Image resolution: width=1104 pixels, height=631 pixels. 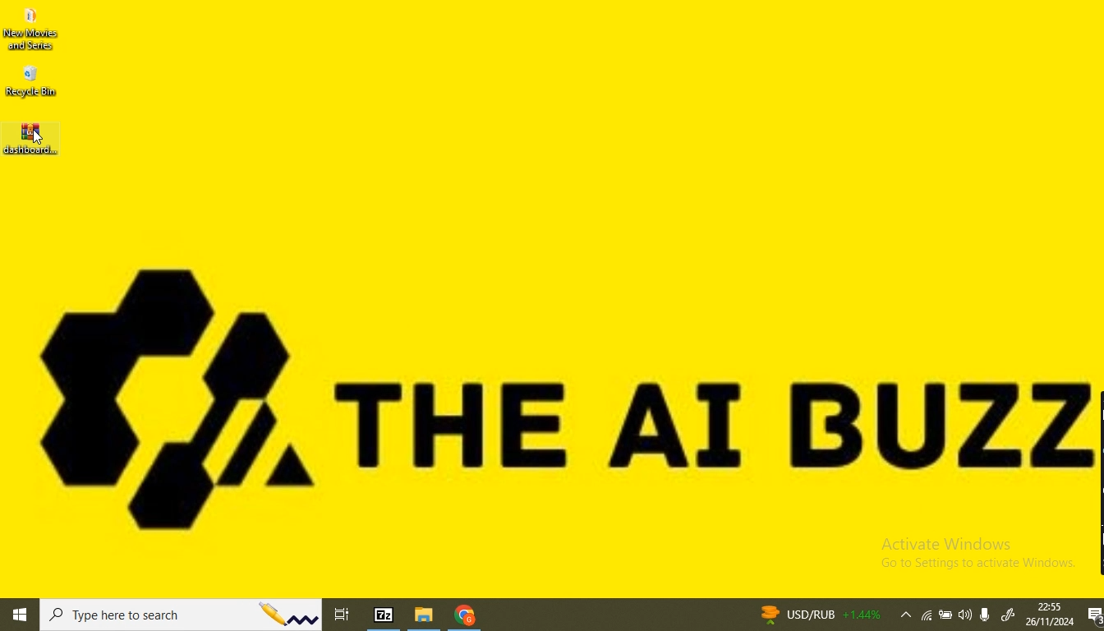 I want to click on show hidden icons, so click(x=903, y=616).